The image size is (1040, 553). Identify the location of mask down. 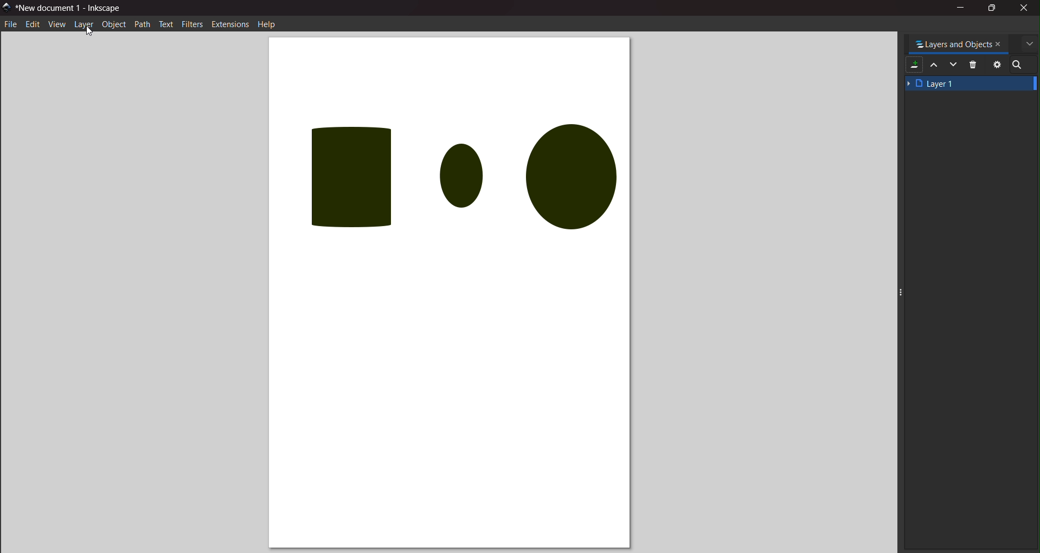
(954, 65).